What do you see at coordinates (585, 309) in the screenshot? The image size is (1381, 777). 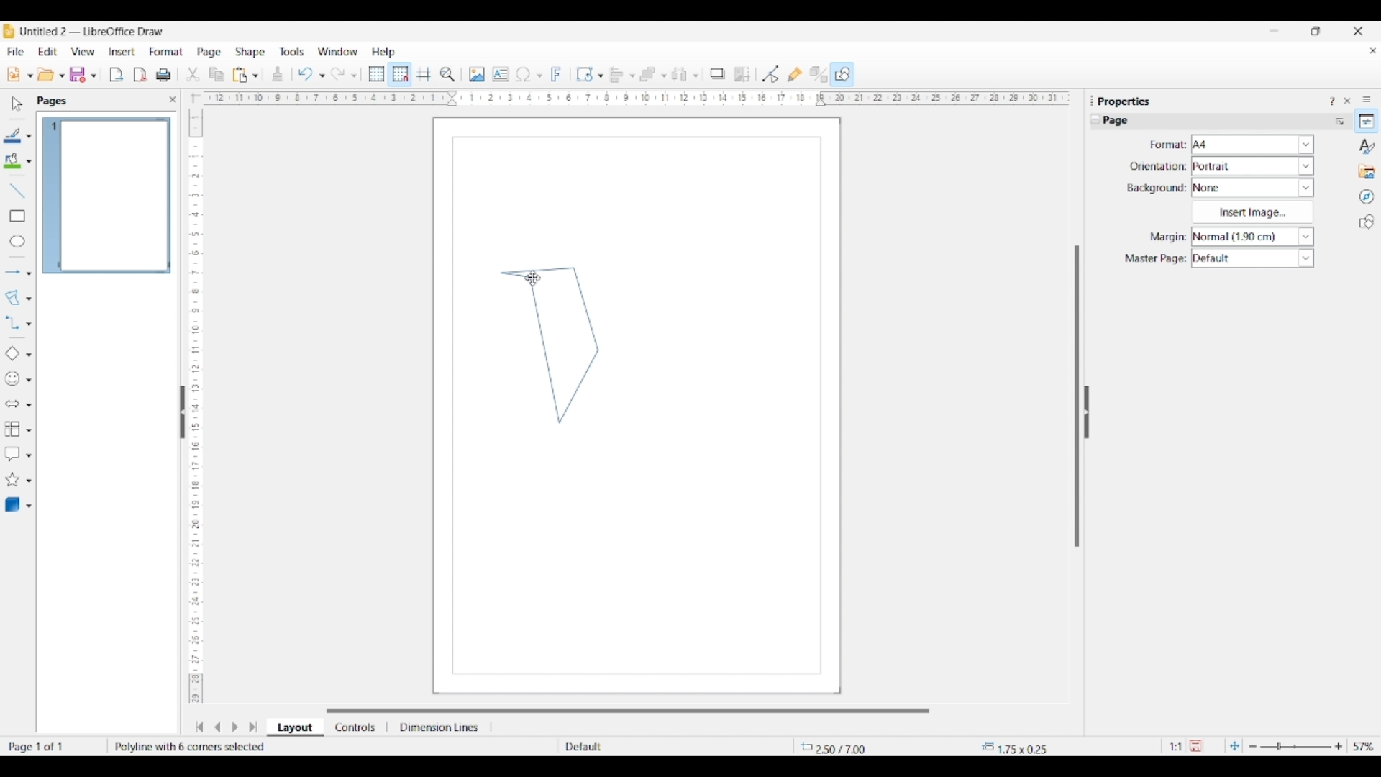 I see `Line 3` at bounding box center [585, 309].